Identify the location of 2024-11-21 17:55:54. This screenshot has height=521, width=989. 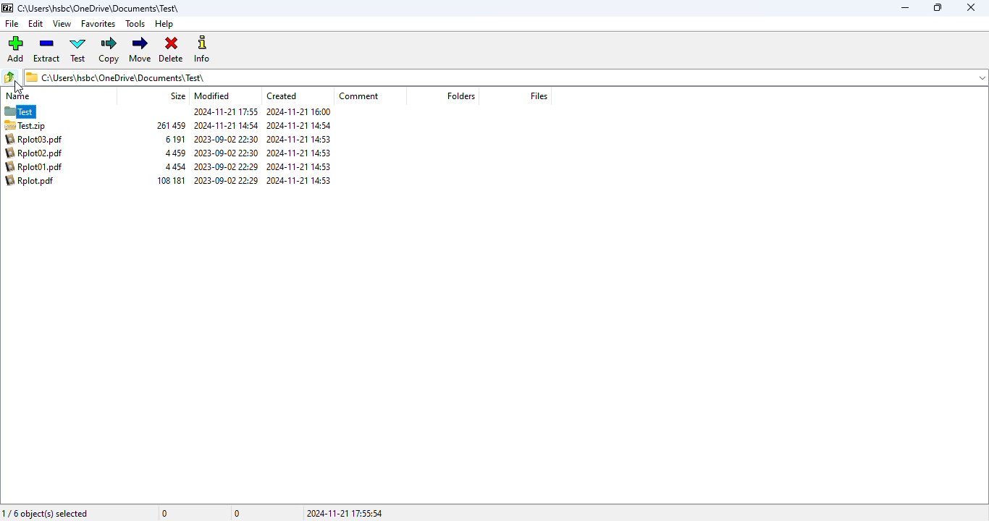
(345, 513).